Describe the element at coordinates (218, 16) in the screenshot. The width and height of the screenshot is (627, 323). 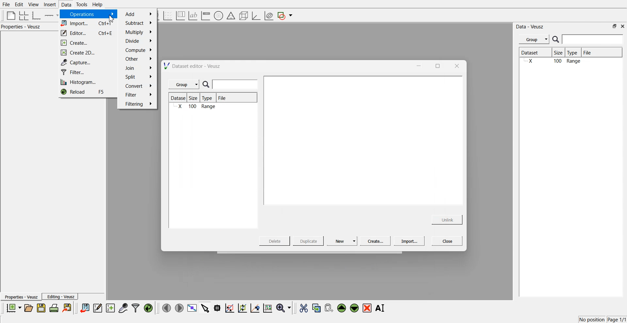
I see `polar graph` at that location.